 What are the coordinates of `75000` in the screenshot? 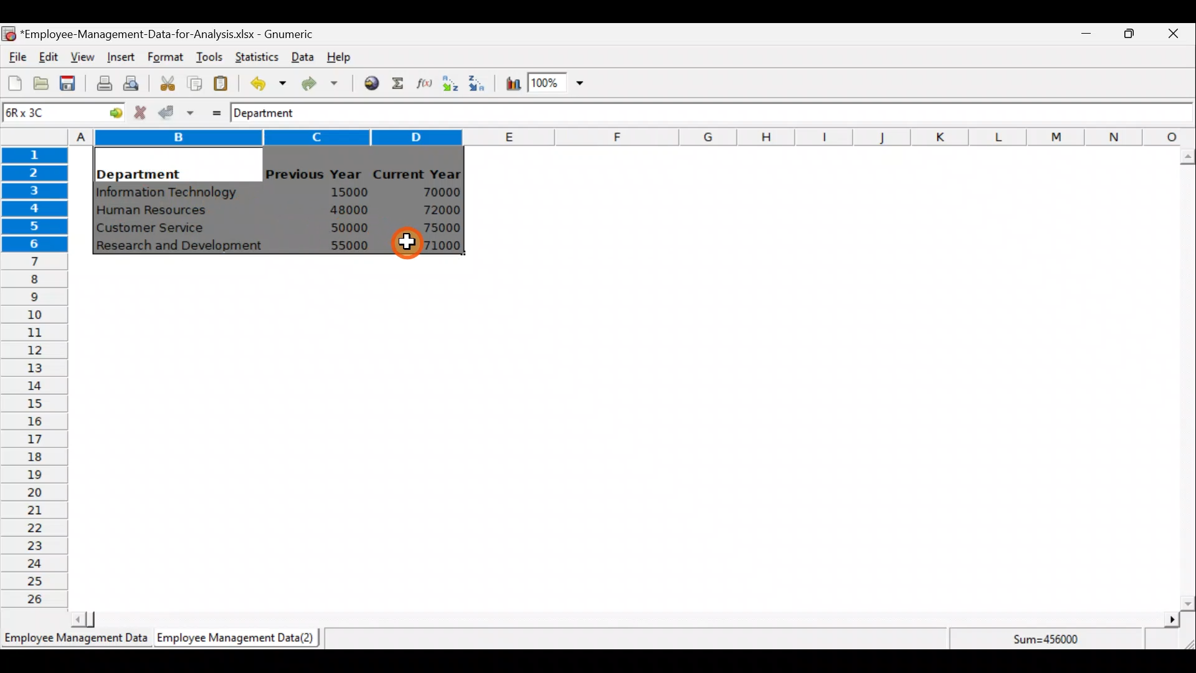 It's located at (434, 228).